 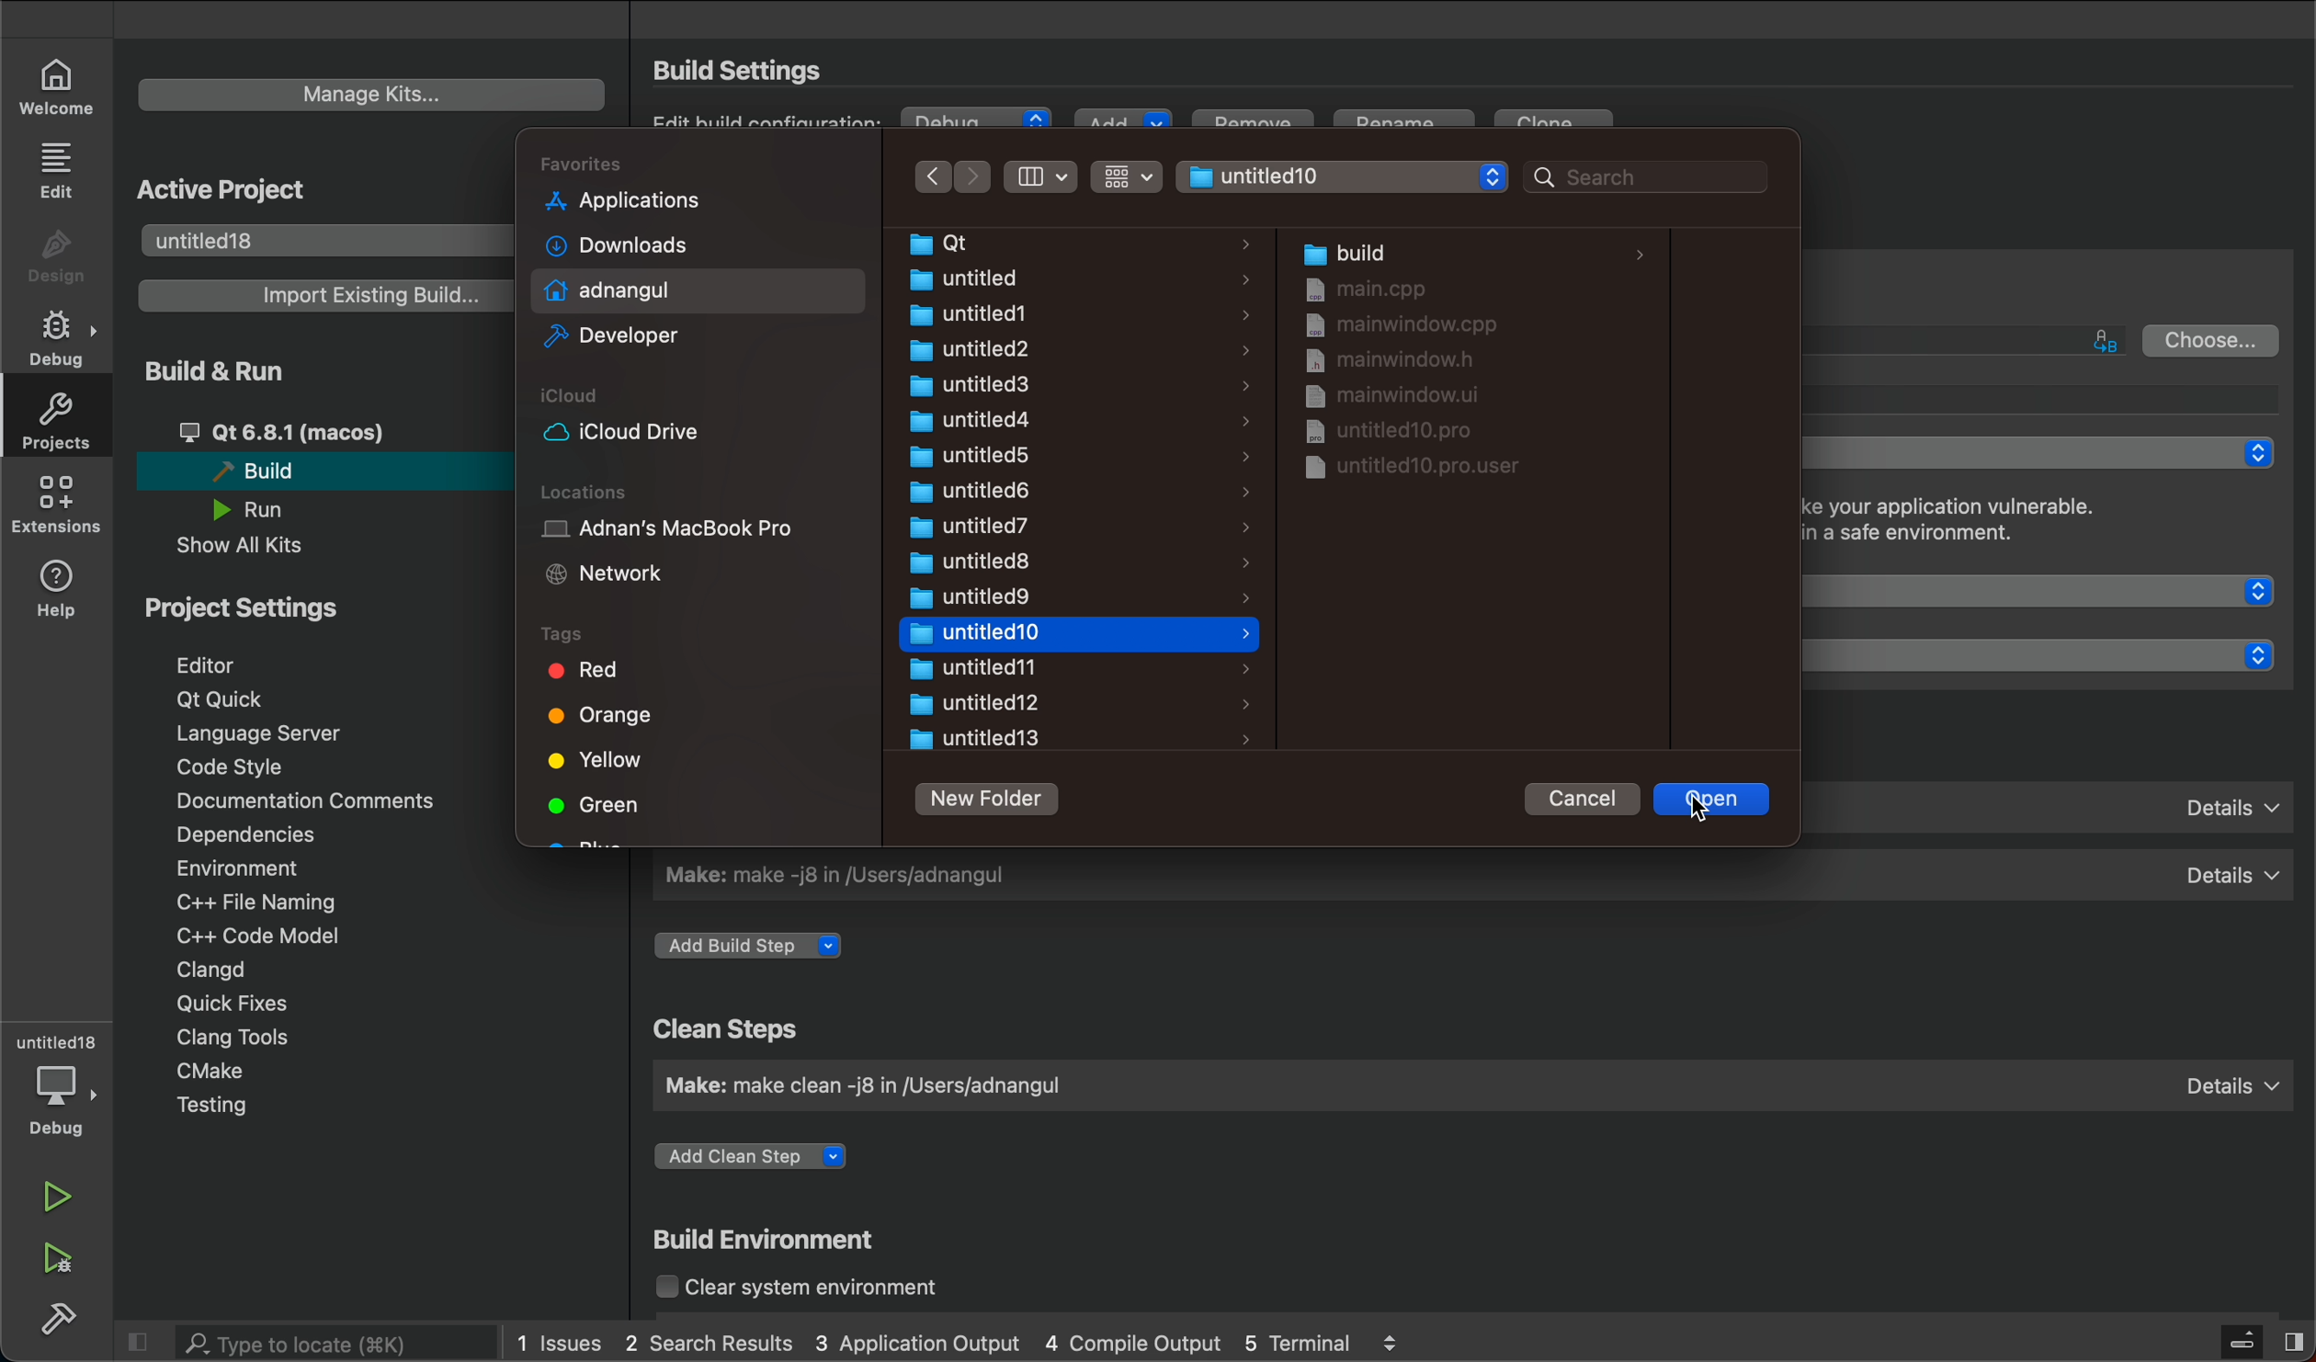 What do you see at coordinates (1054, 279) in the screenshot?
I see `untitled` at bounding box center [1054, 279].